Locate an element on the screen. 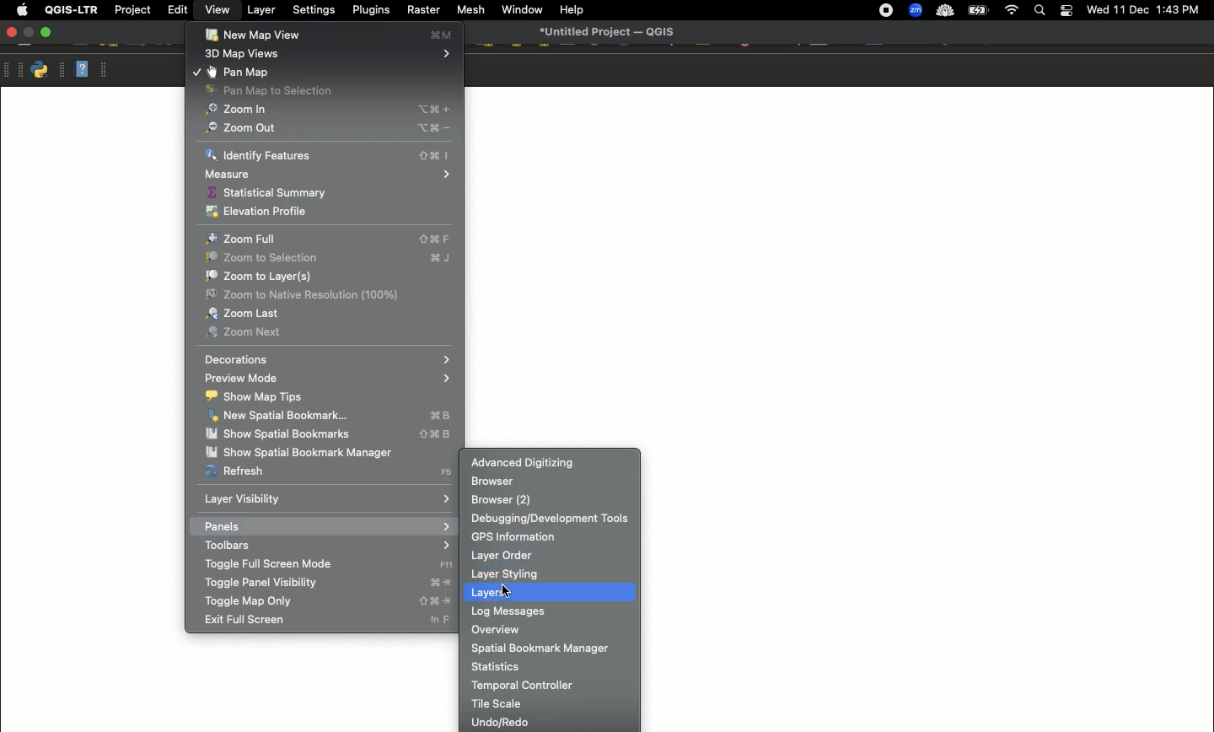 Image resolution: width=1214 pixels, height=732 pixels. Panels  is located at coordinates (327, 525).